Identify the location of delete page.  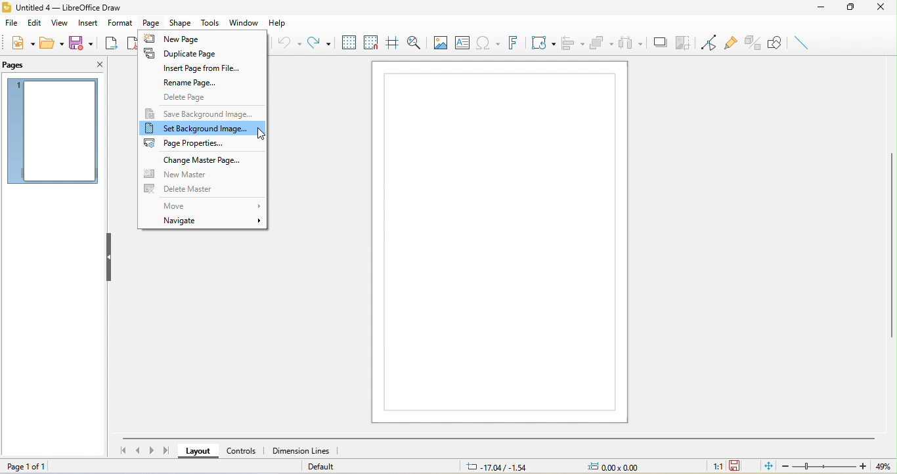
(190, 97).